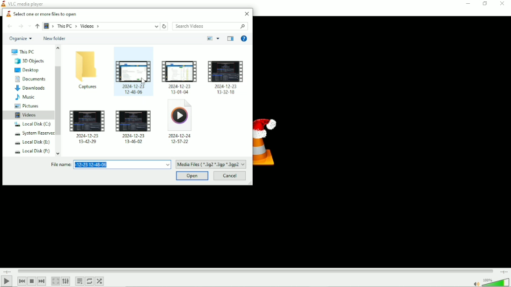 The height and width of the screenshot is (287, 511). I want to click on Refresh, so click(165, 26).